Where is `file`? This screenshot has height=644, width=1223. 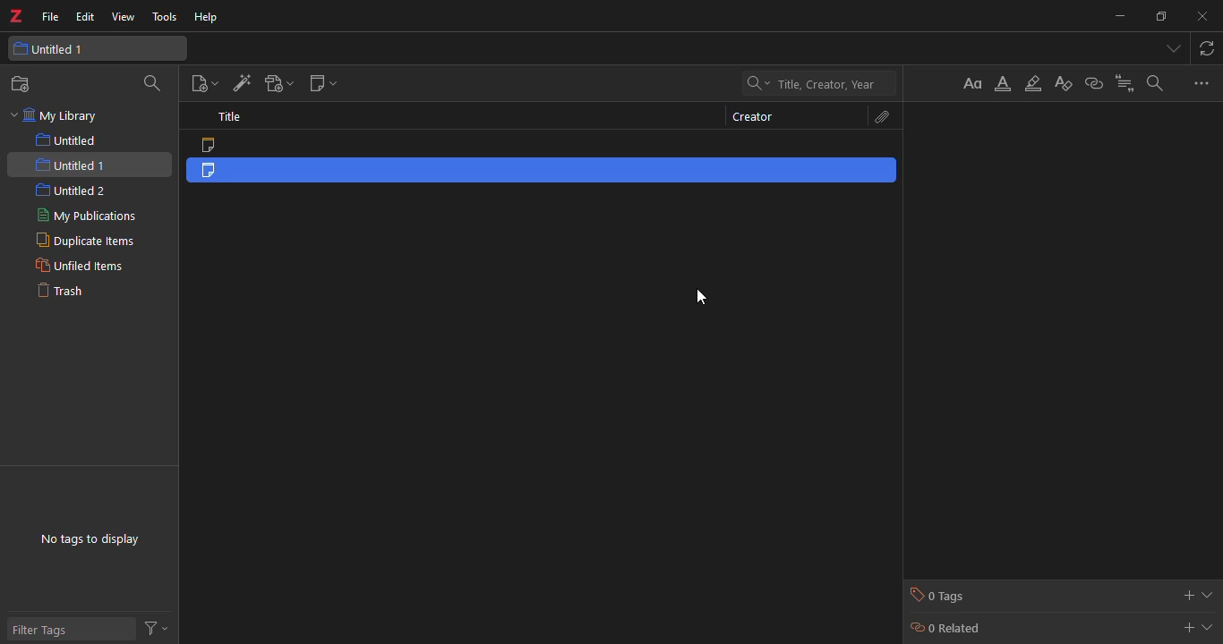 file is located at coordinates (48, 19).